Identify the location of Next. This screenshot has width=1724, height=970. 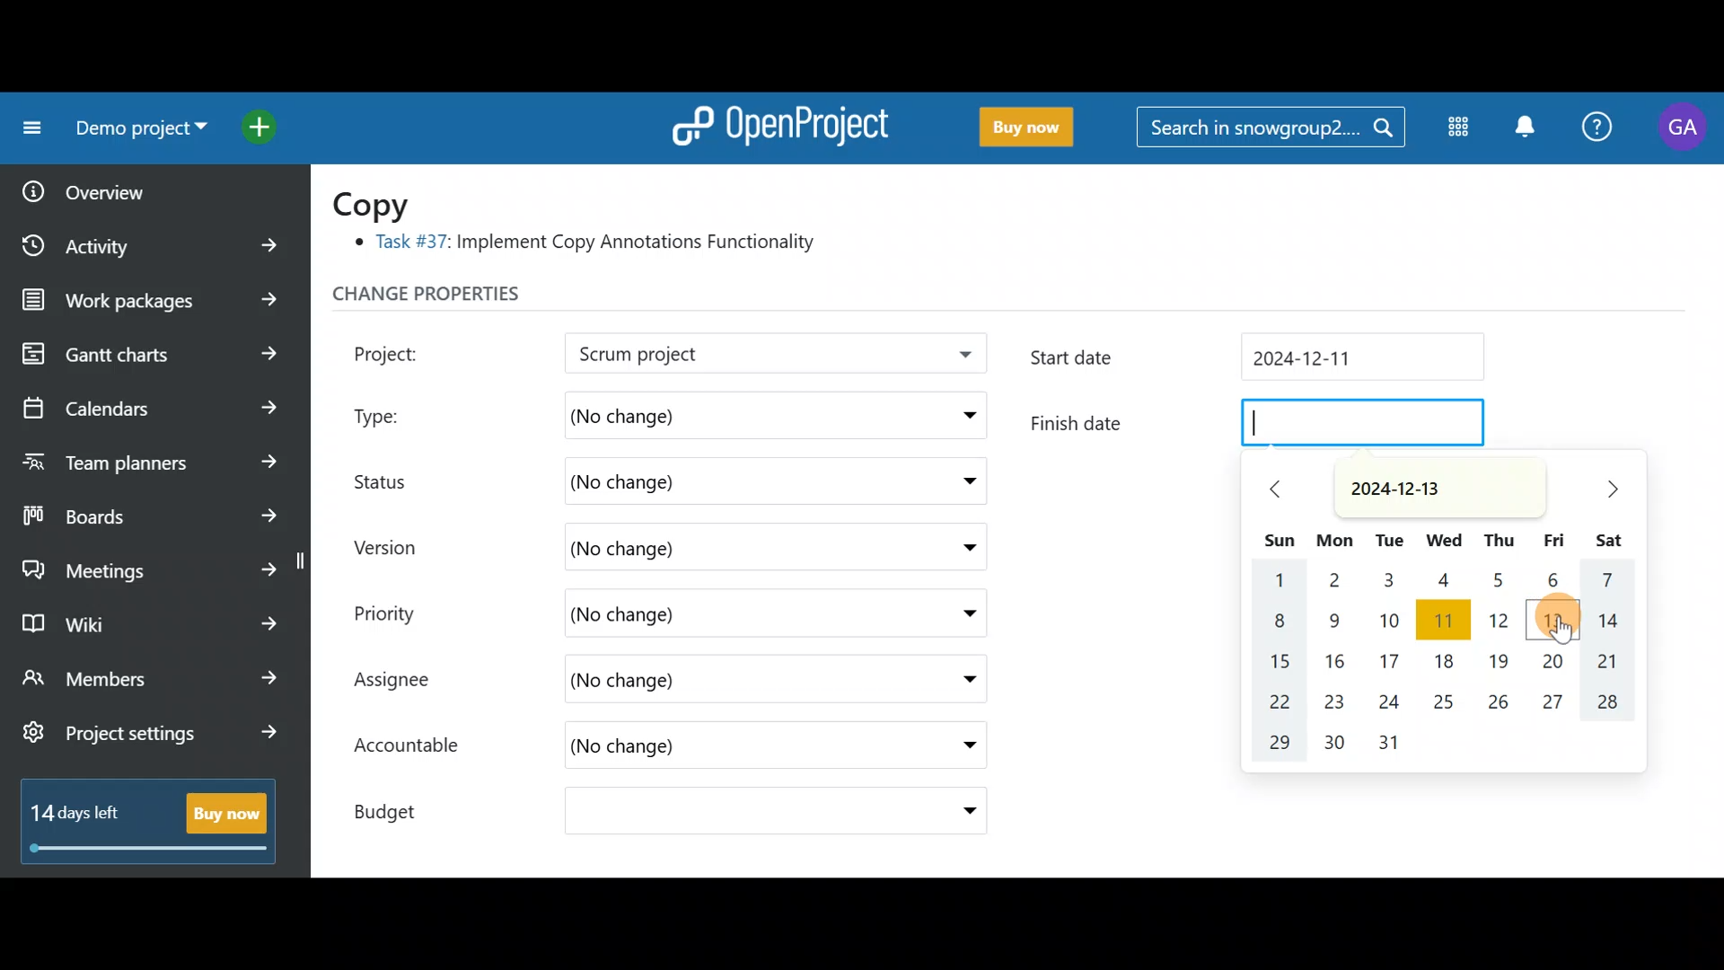
(1601, 489).